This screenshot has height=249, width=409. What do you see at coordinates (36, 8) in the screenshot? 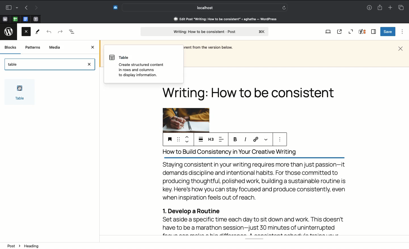
I see `Next page` at bounding box center [36, 8].